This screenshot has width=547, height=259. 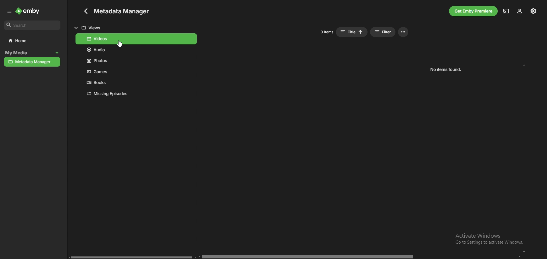 What do you see at coordinates (351, 32) in the screenshot?
I see `sort` at bounding box center [351, 32].